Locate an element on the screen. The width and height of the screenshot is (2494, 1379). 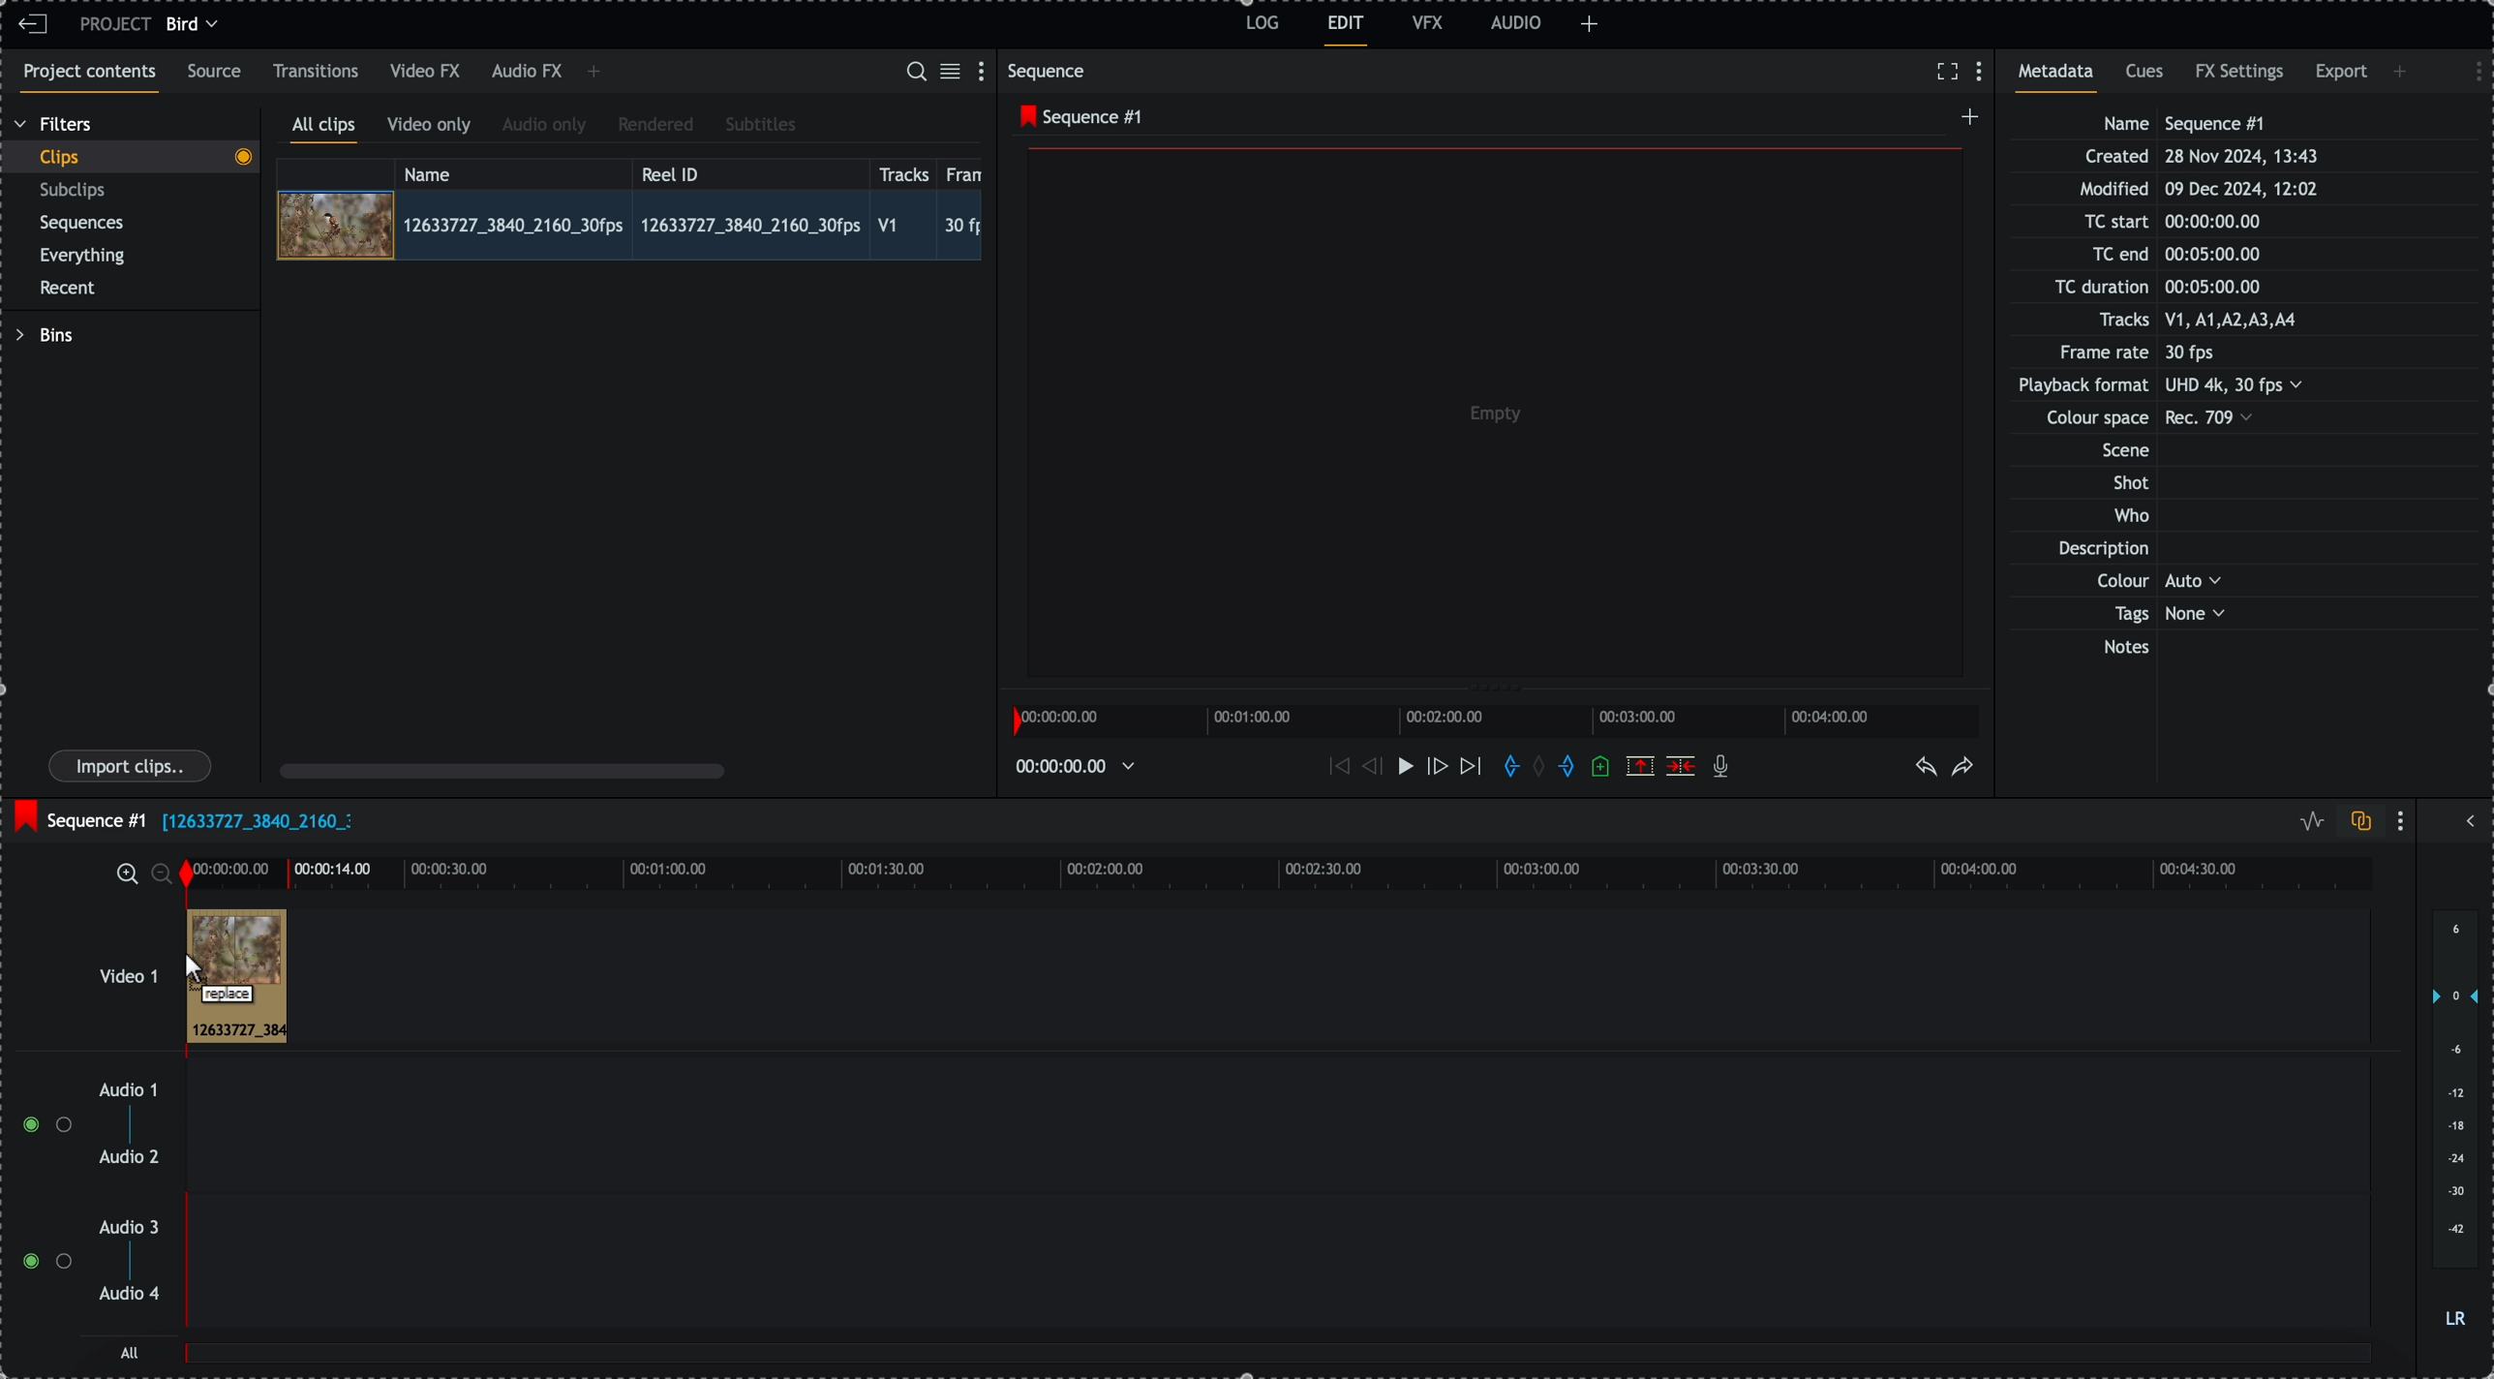
zoom in is located at coordinates (125, 873).